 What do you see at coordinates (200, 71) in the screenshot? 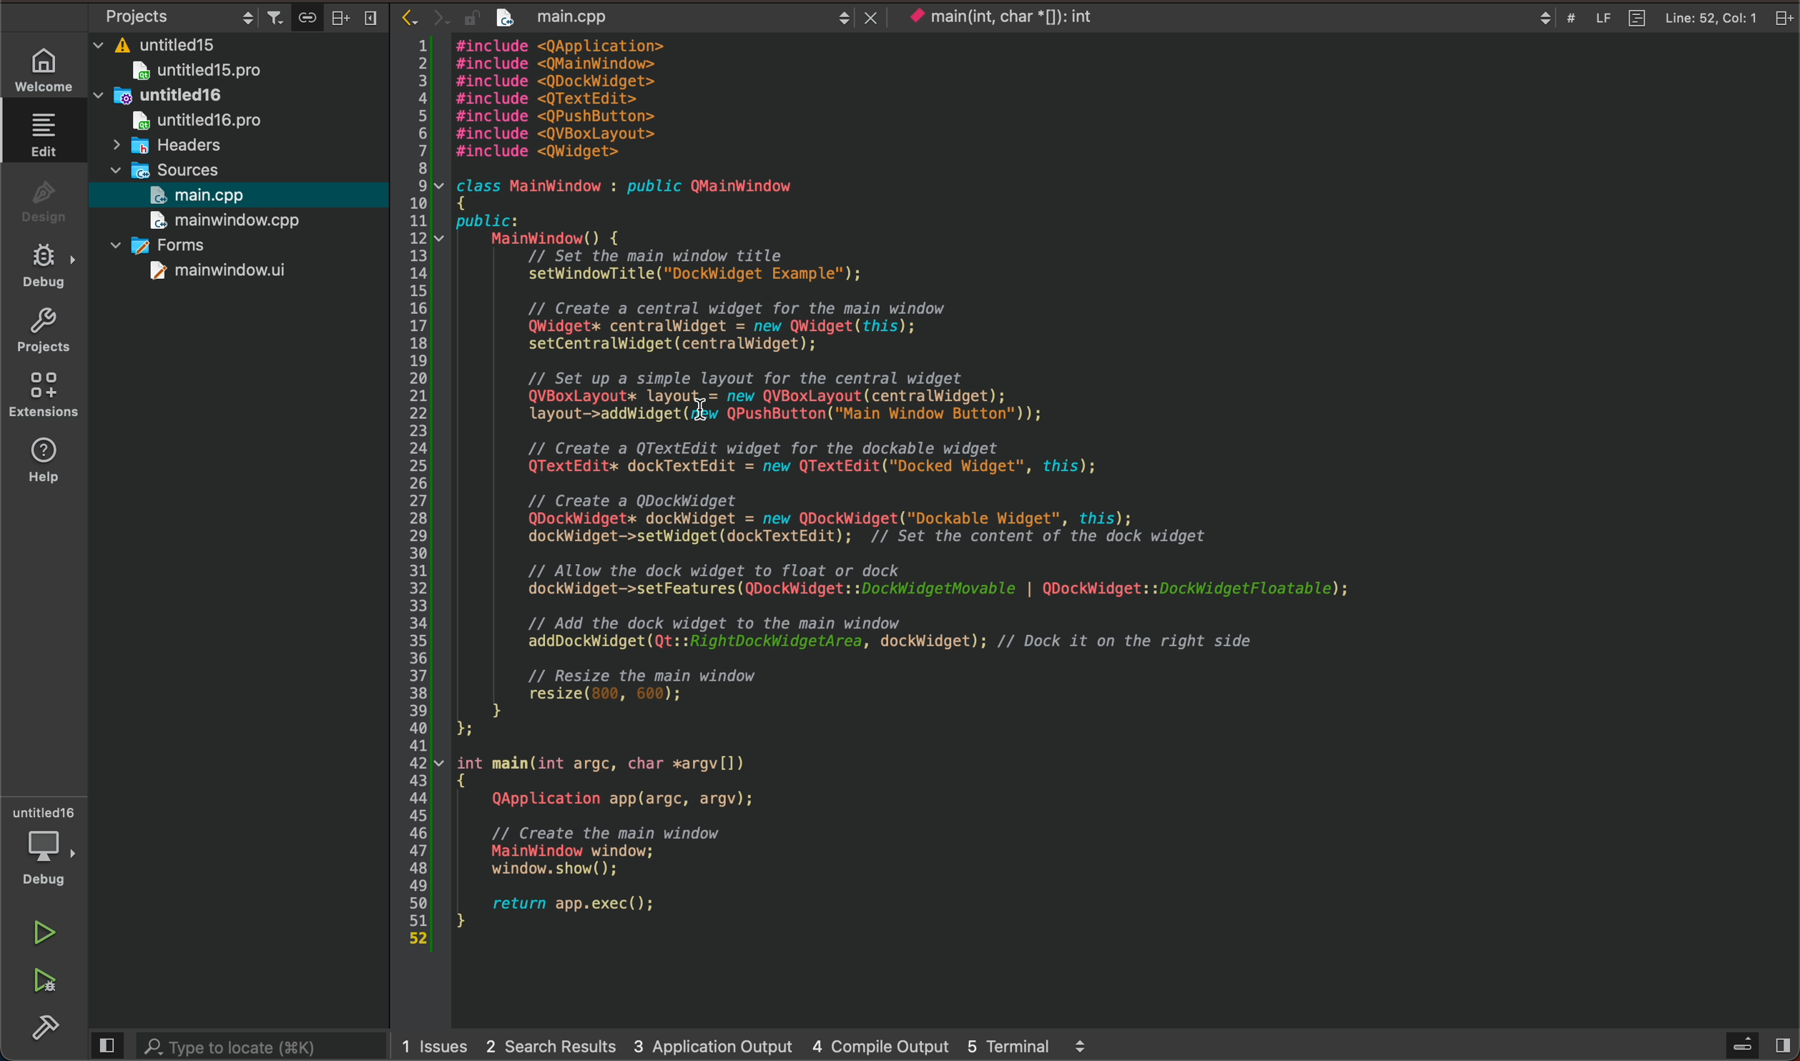
I see `untitled15pro` at bounding box center [200, 71].